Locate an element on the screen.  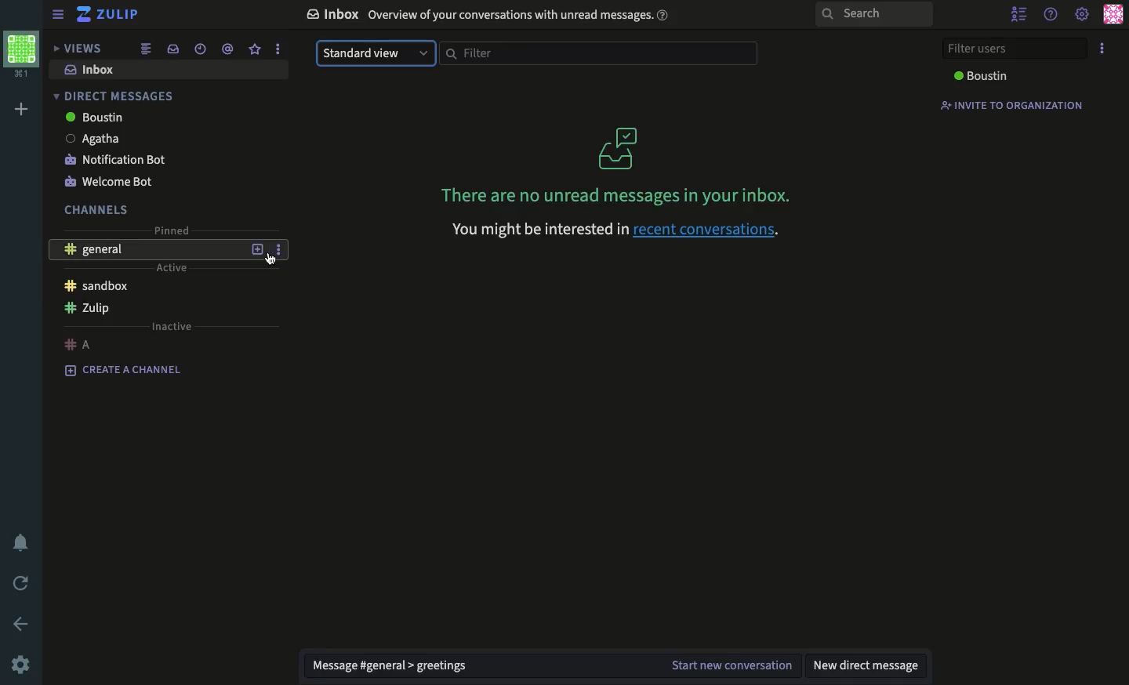
there are no unread messages in your inbox is located at coordinates (619, 165).